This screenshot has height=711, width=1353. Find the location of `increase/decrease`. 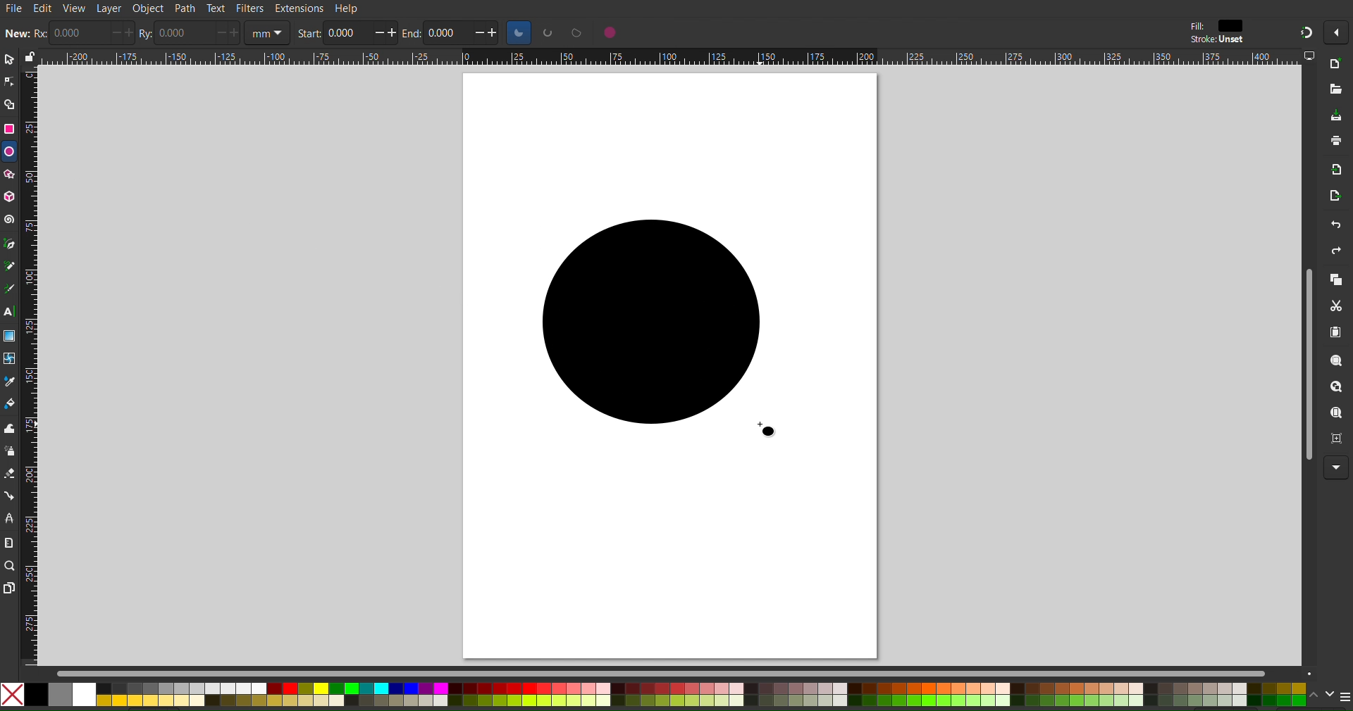

increase/decrease is located at coordinates (486, 32).